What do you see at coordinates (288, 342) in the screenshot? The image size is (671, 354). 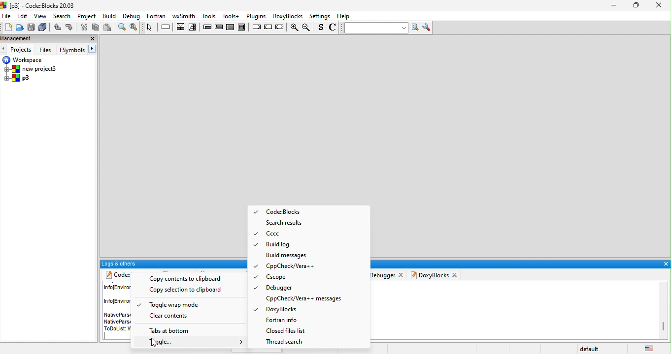 I see `thread search` at bounding box center [288, 342].